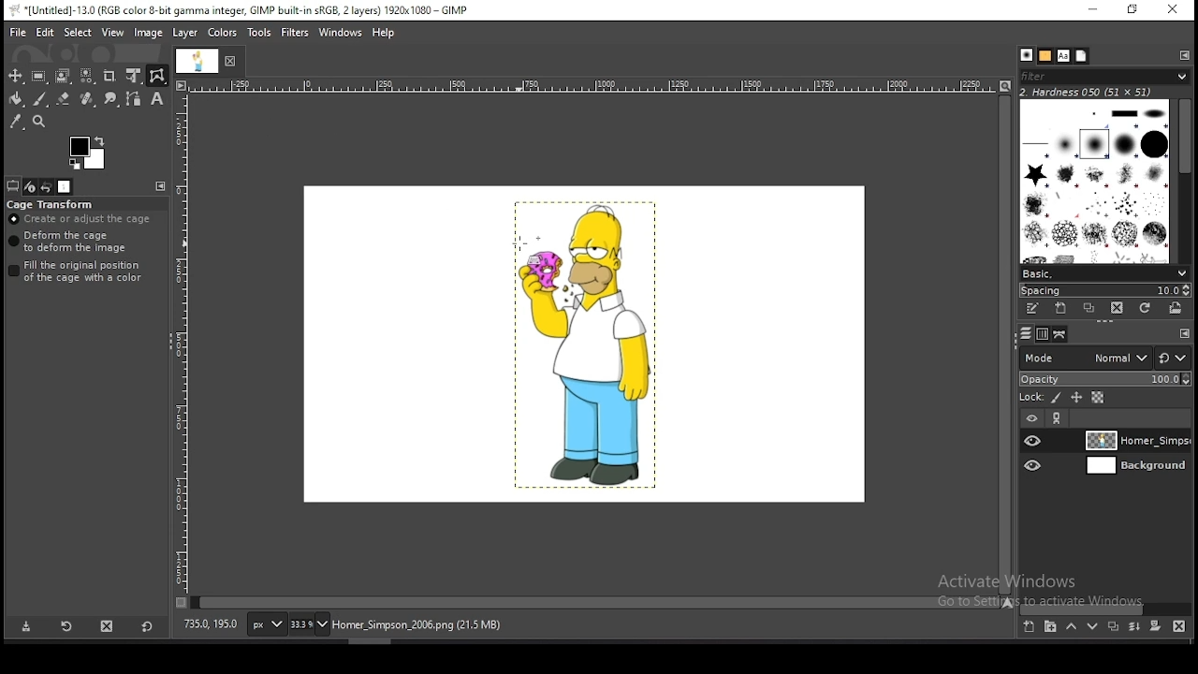  Describe the element at coordinates (26, 627) in the screenshot. I see `save tool preset` at that location.